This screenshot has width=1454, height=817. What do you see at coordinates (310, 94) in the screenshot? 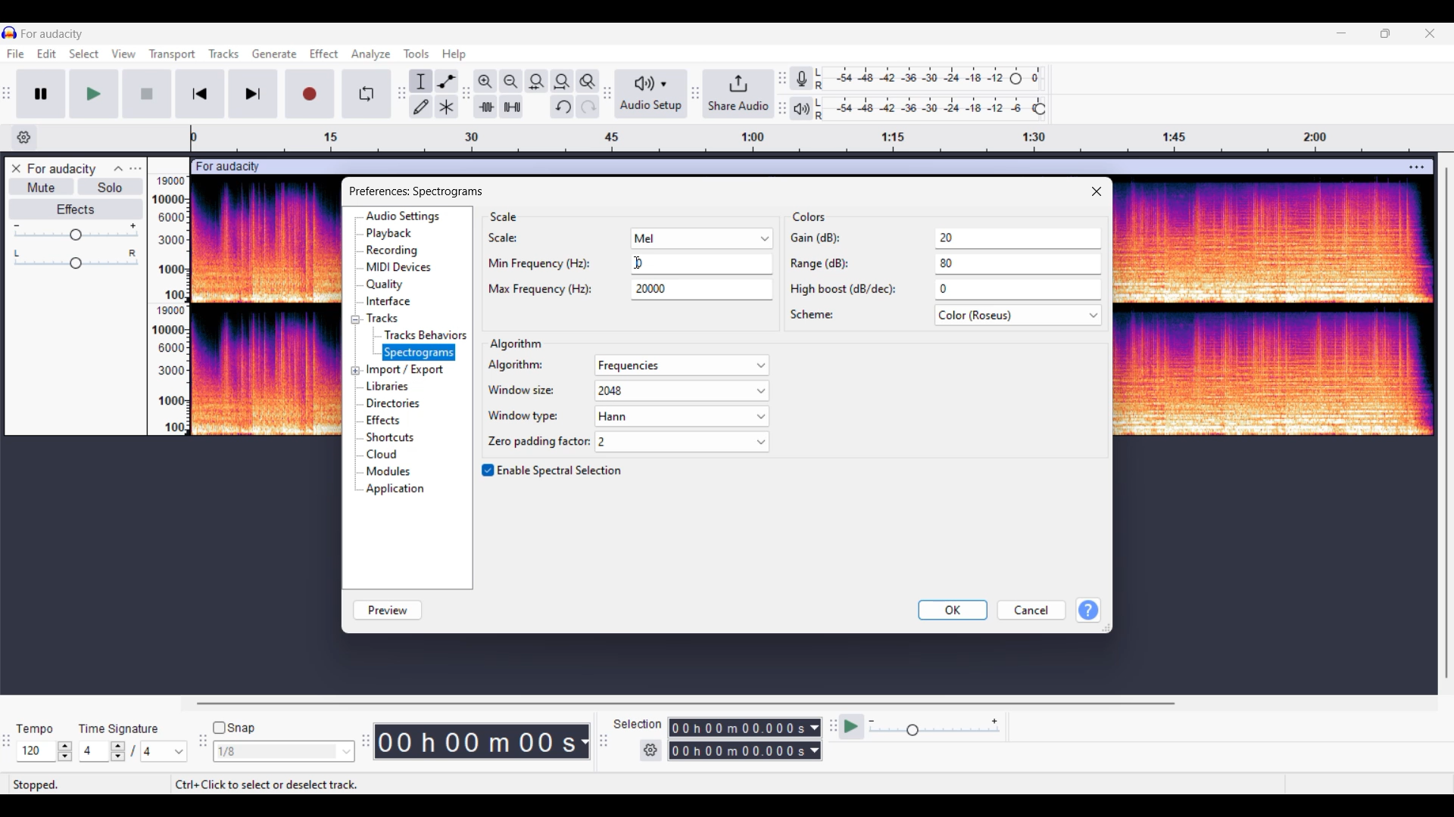
I see `Record/Record new track` at bounding box center [310, 94].